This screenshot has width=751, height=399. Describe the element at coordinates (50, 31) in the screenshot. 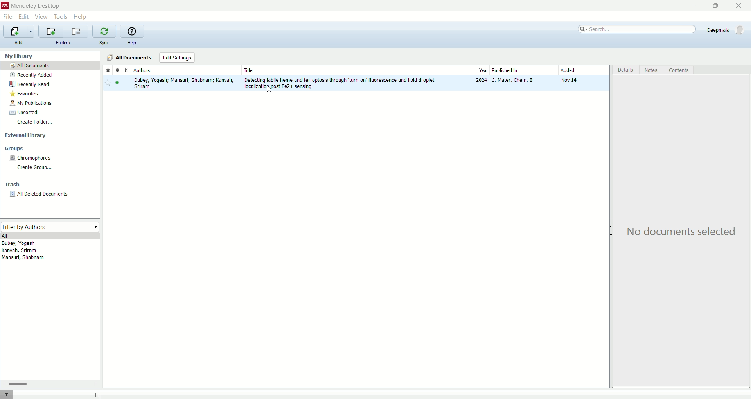

I see `add a new folder` at that location.